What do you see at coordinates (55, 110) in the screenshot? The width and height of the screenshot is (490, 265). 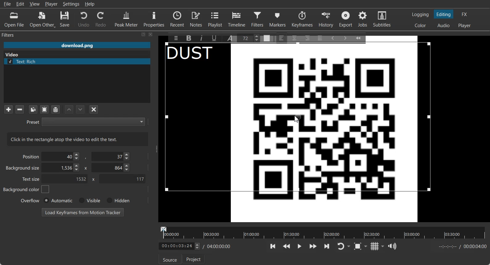 I see `Save a filter set` at bounding box center [55, 110].